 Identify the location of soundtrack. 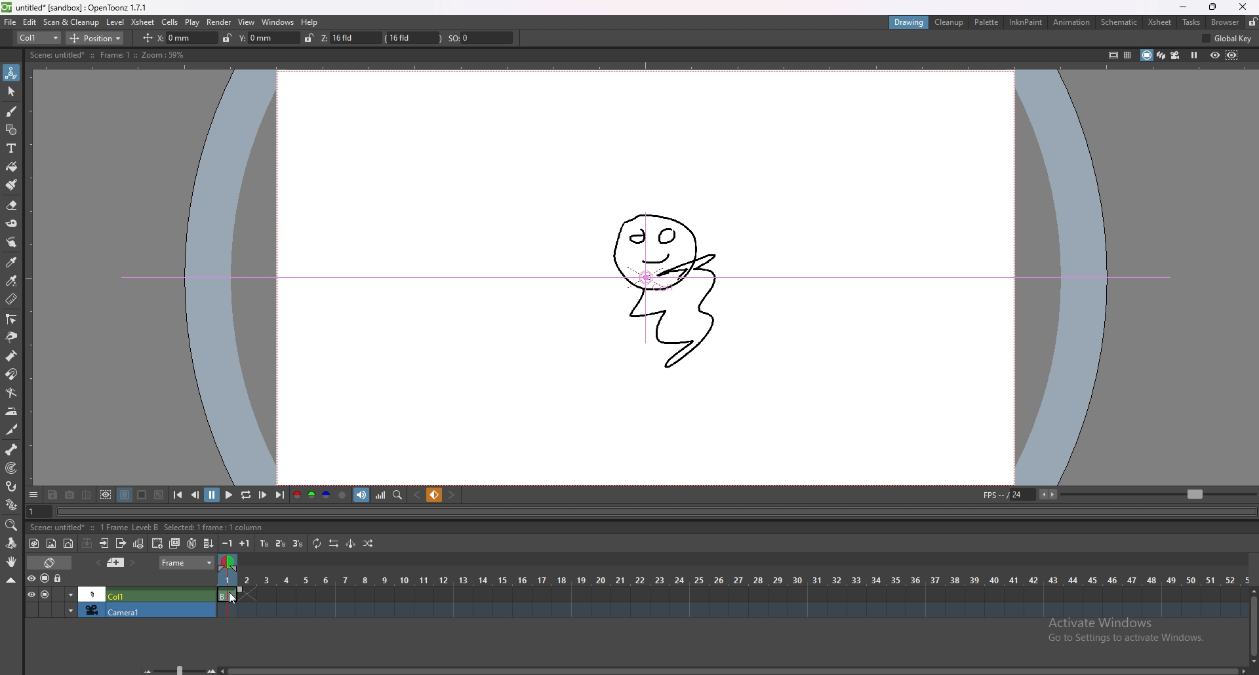
(363, 495).